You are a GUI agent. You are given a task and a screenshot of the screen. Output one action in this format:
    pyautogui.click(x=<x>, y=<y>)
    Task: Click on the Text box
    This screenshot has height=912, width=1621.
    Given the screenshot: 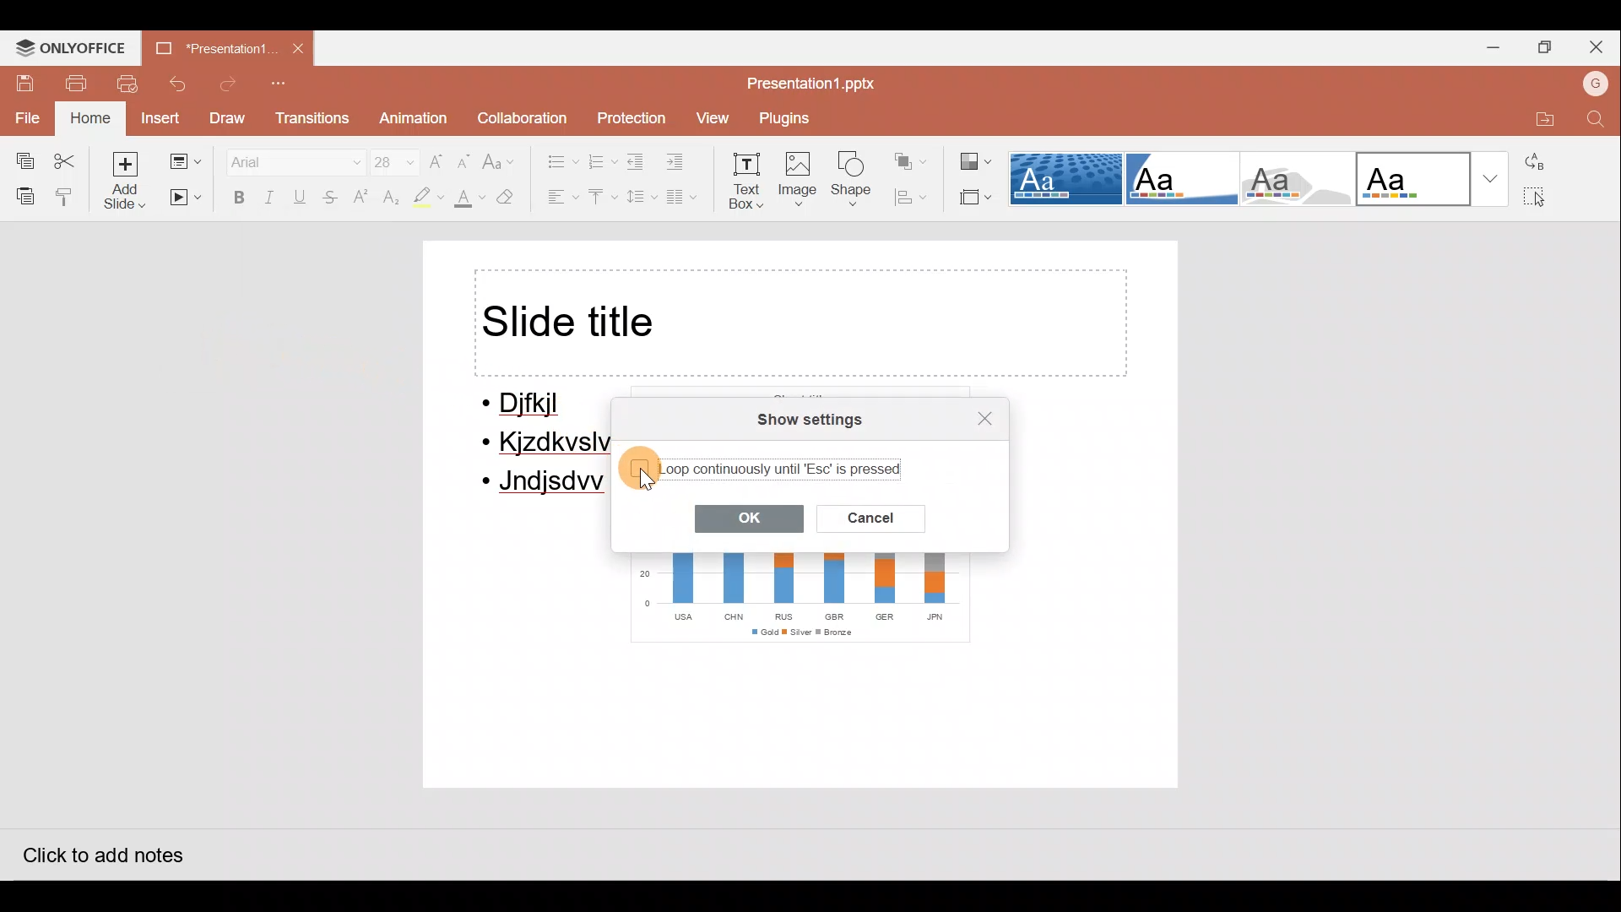 What is the action you would take?
    pyautogui.click(x=748, y=180)
    